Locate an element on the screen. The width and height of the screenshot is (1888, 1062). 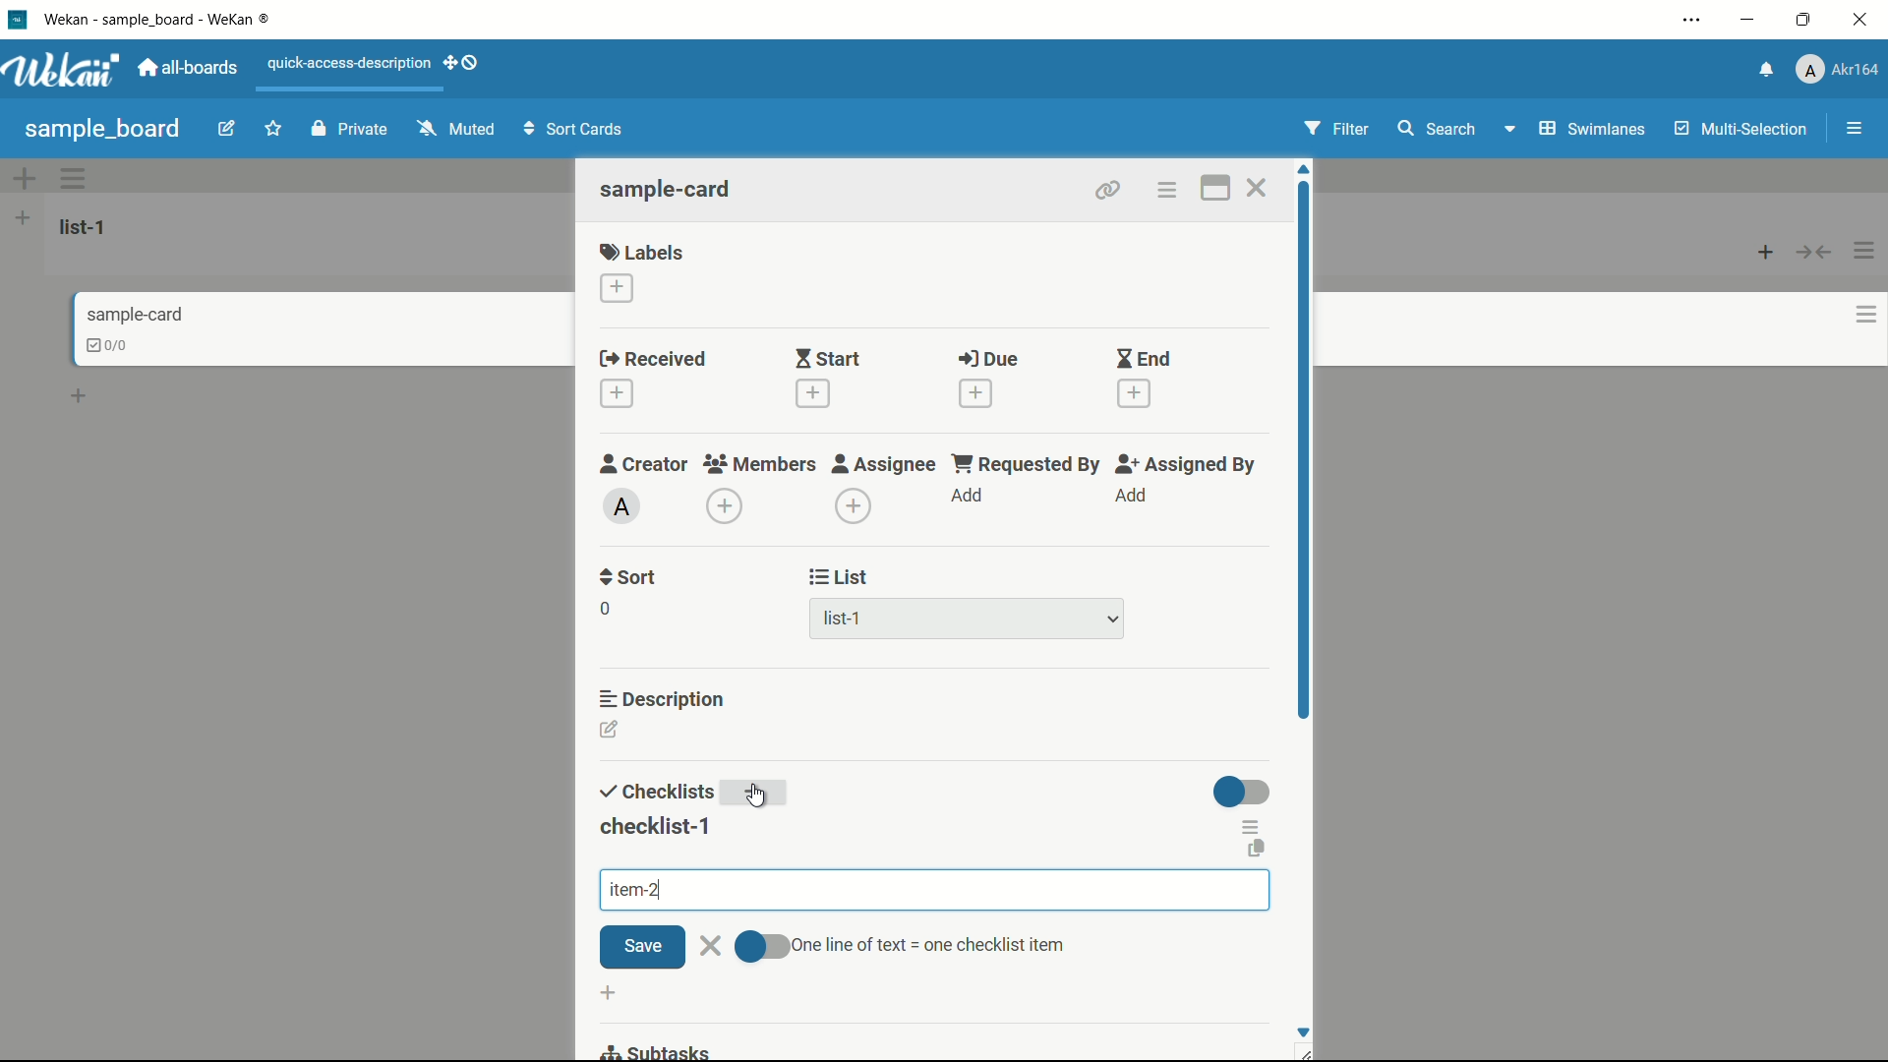
scroll up is located at coordinates (1306, 169).